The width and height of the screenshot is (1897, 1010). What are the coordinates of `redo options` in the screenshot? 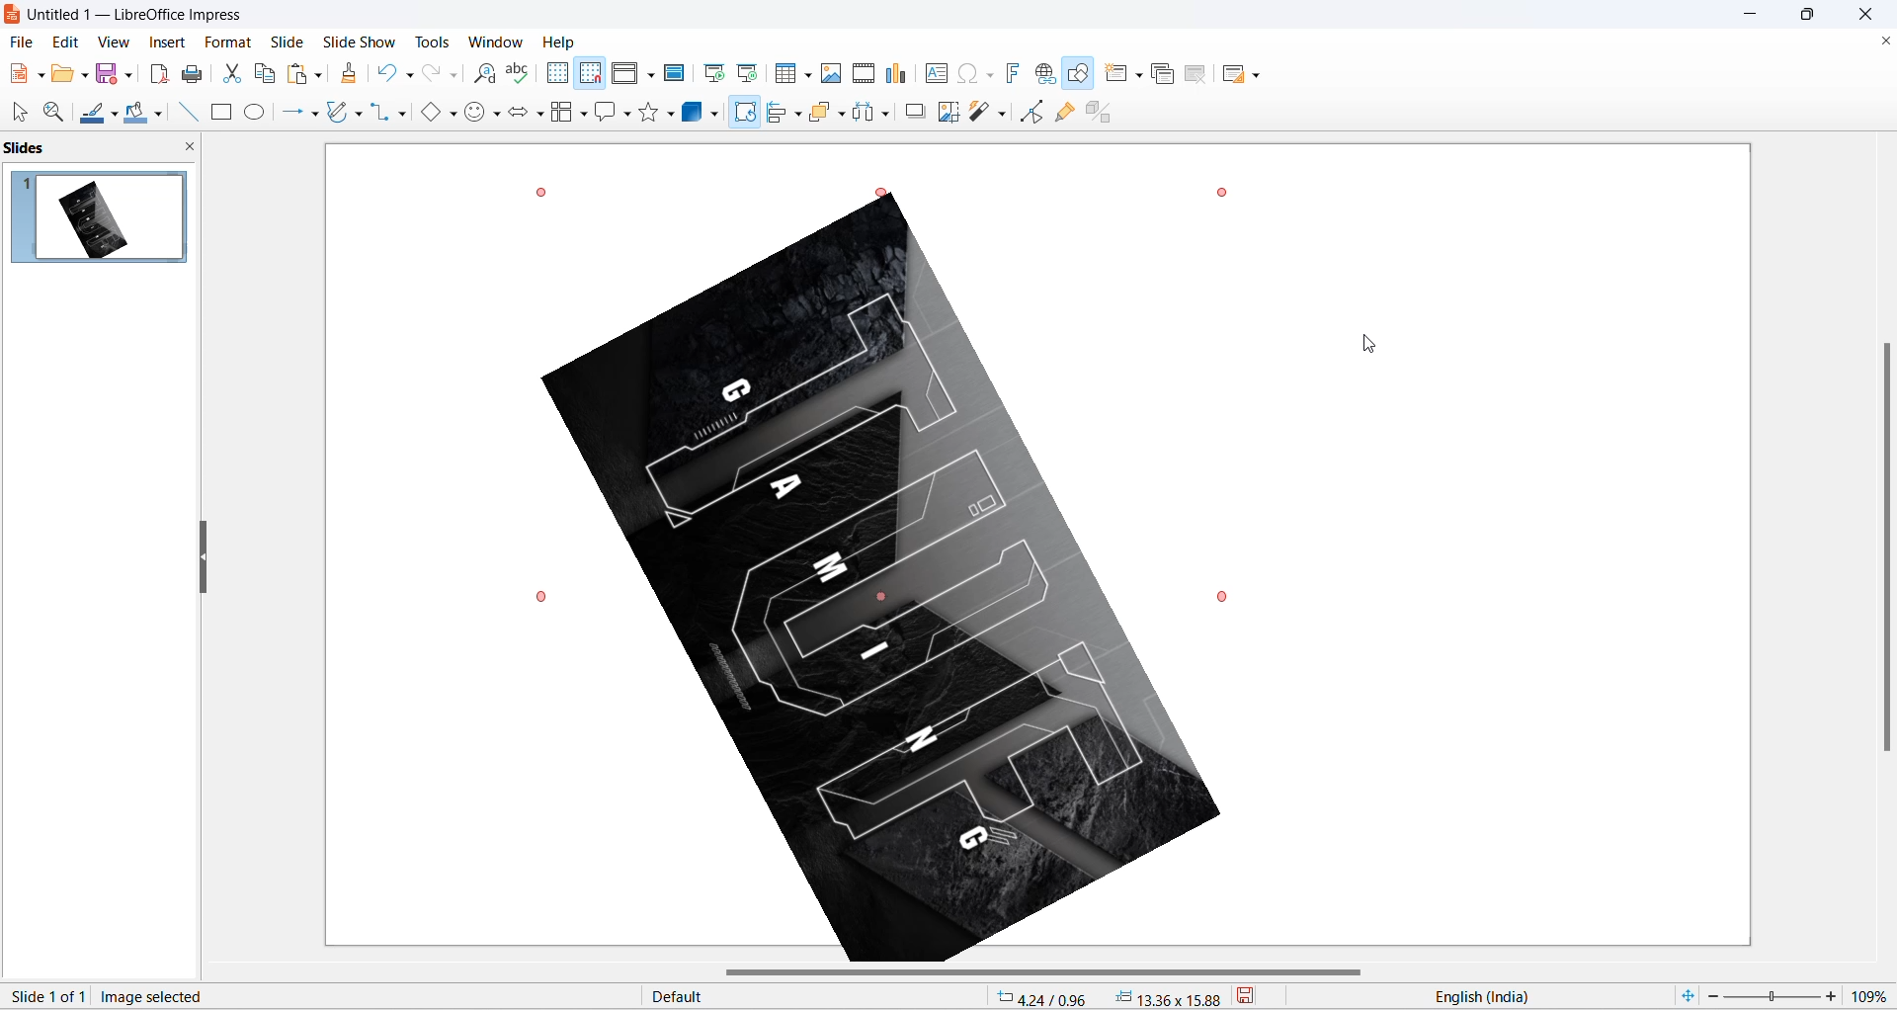 It's located at (455, 76).